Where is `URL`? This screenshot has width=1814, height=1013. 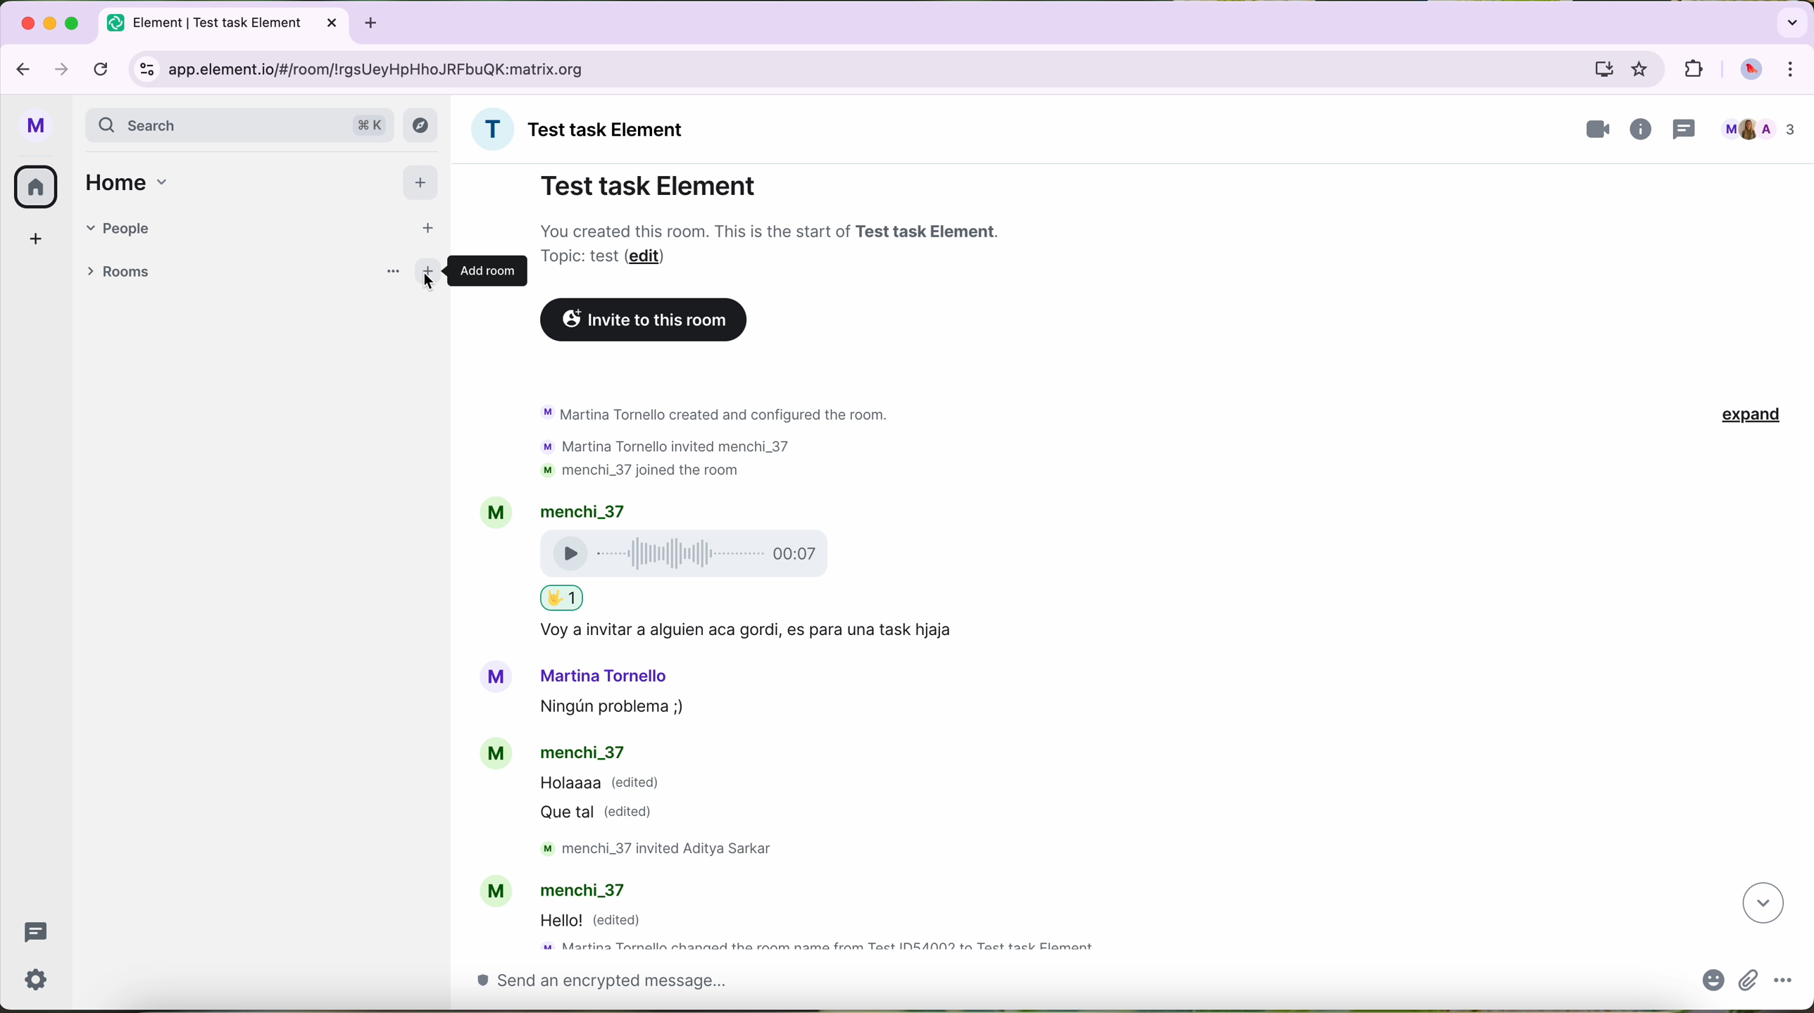 URL is located at coordinates (390, 68).